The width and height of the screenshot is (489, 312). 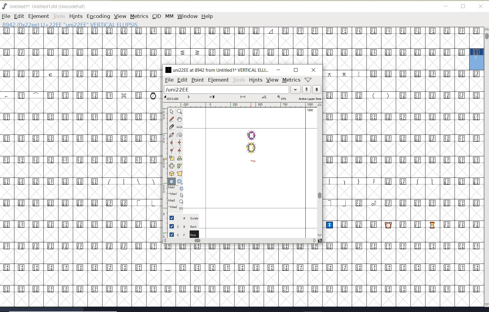 What do you see at coordinates (208, 17) in the screenshot?
I see `help` at bounding box center [208, 17].